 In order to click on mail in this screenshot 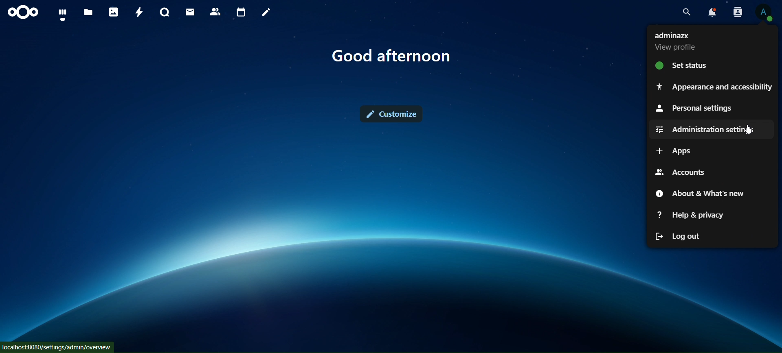, I will do `click(189, 12)`.